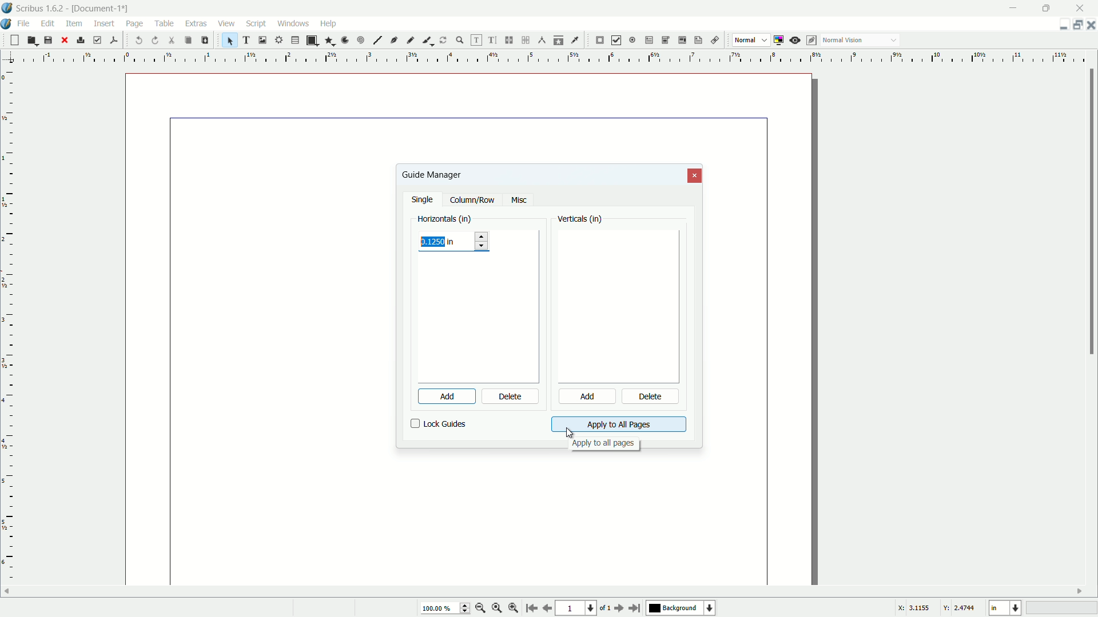 This screenshot has width=1098, height=617. Describe the element at coordinates (431, 174) in the screenshot. I see `guide manager` at that location.